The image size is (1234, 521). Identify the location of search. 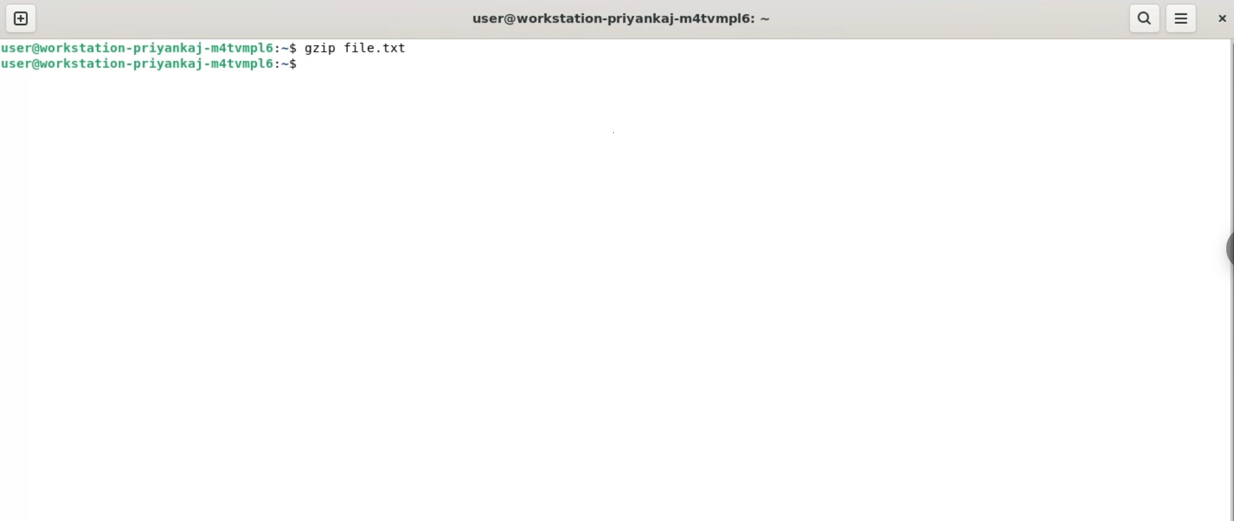
(1145, 19).